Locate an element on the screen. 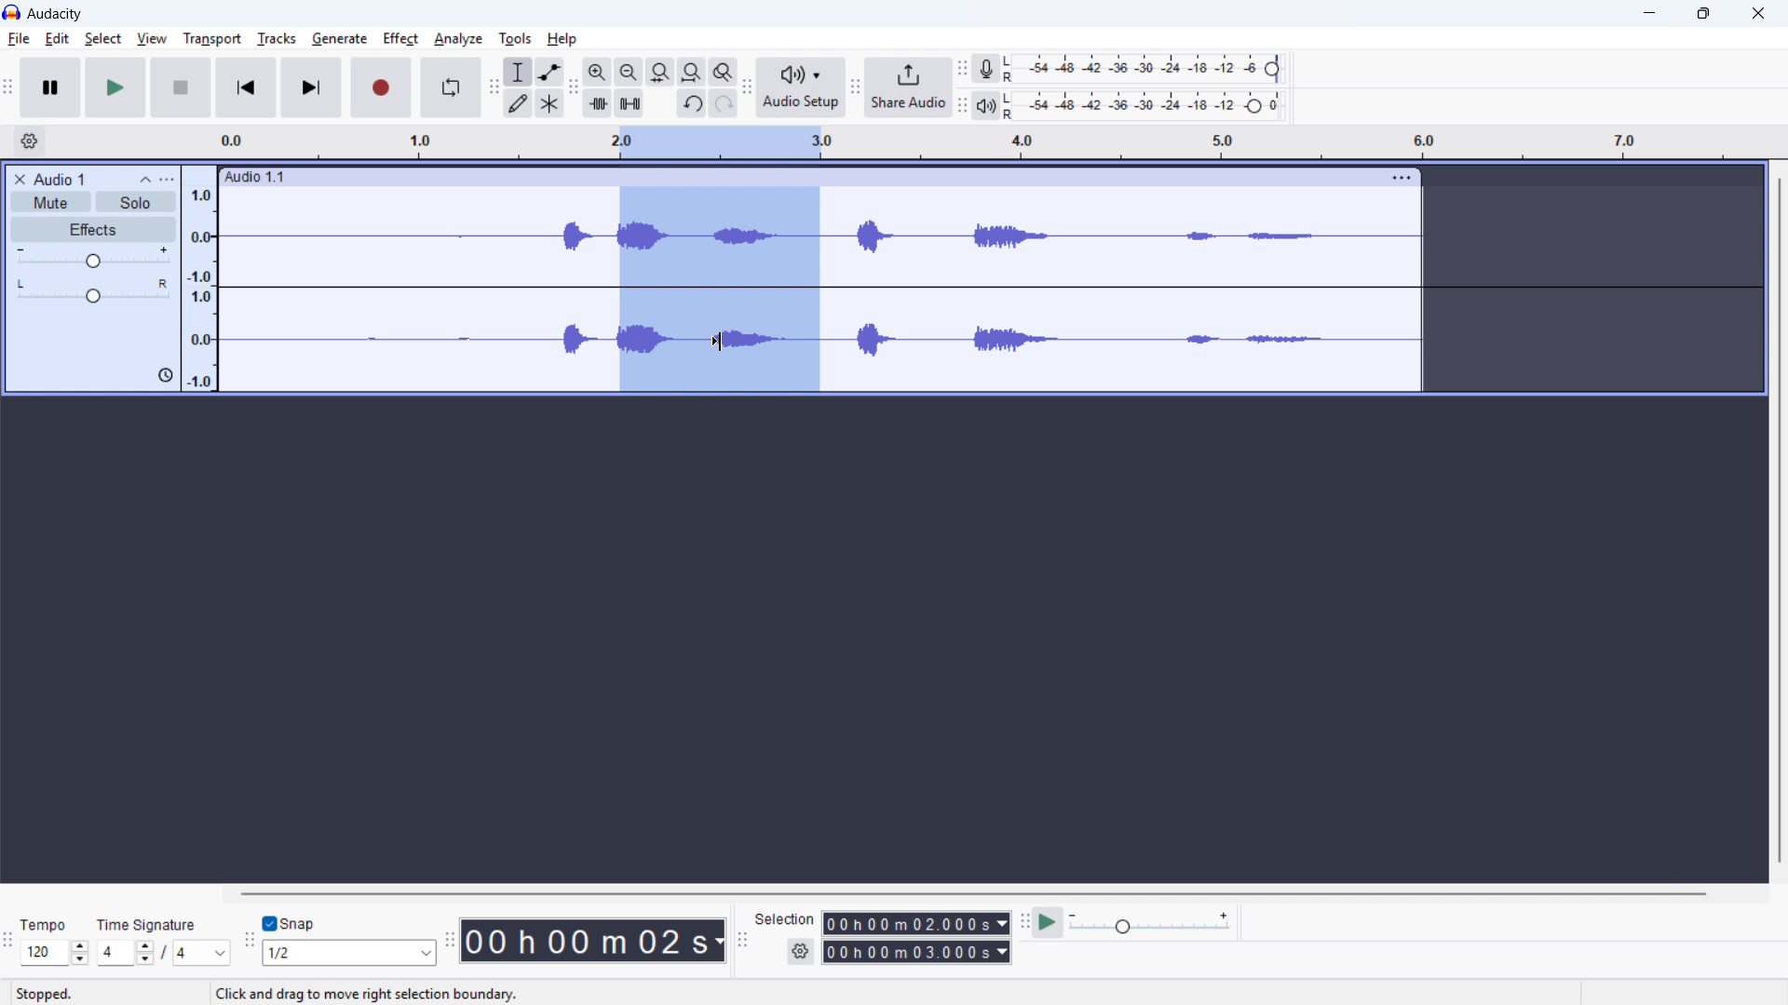 Image resolution: width=1788 pixels, height=1005 pixels. Transport is located at coordinates (212, 39).